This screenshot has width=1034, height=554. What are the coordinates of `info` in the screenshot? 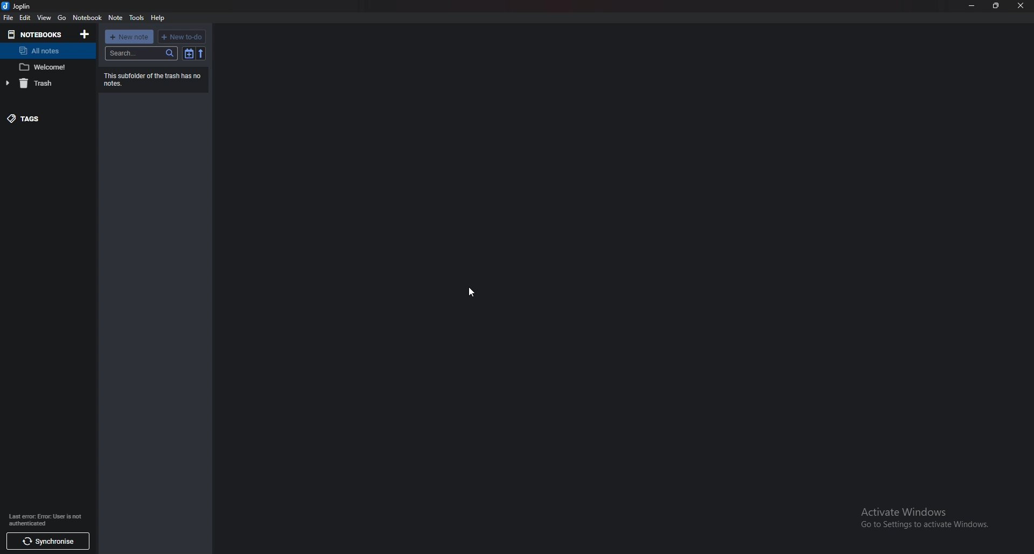 It's located at (47, 519).